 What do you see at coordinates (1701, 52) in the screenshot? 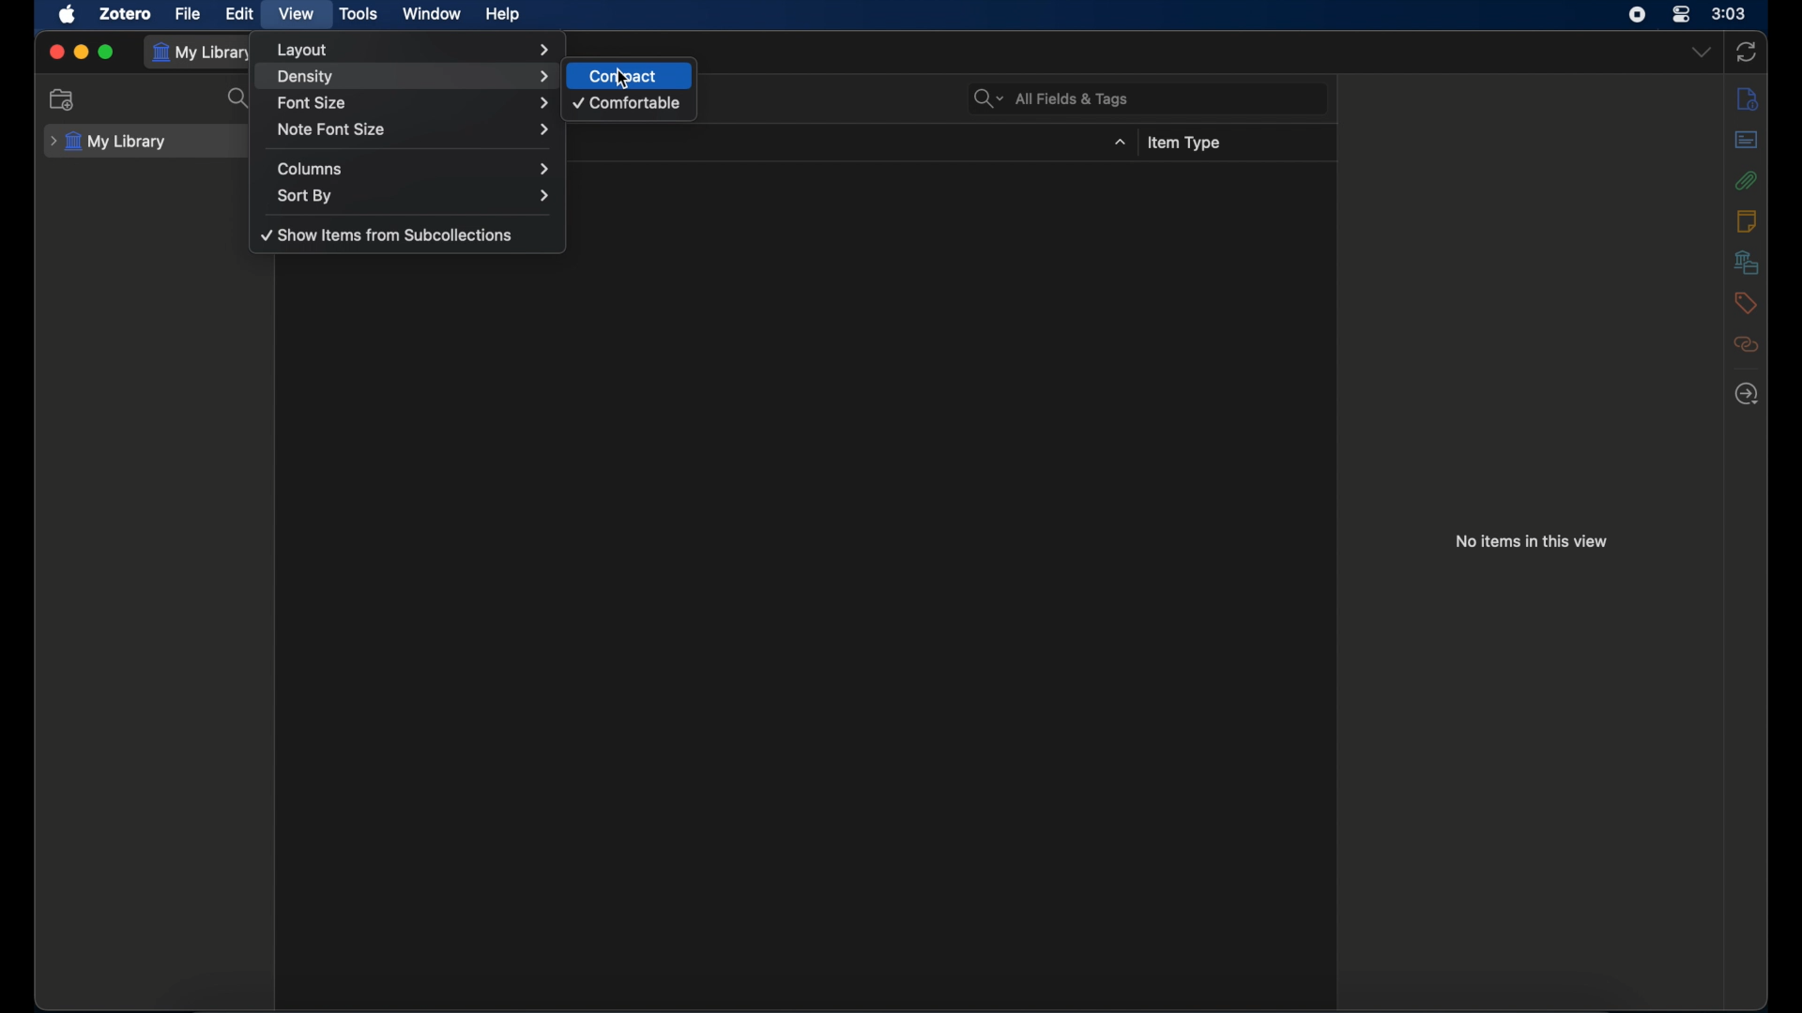
I see `dropdown` at bounding box center [1701, 52].